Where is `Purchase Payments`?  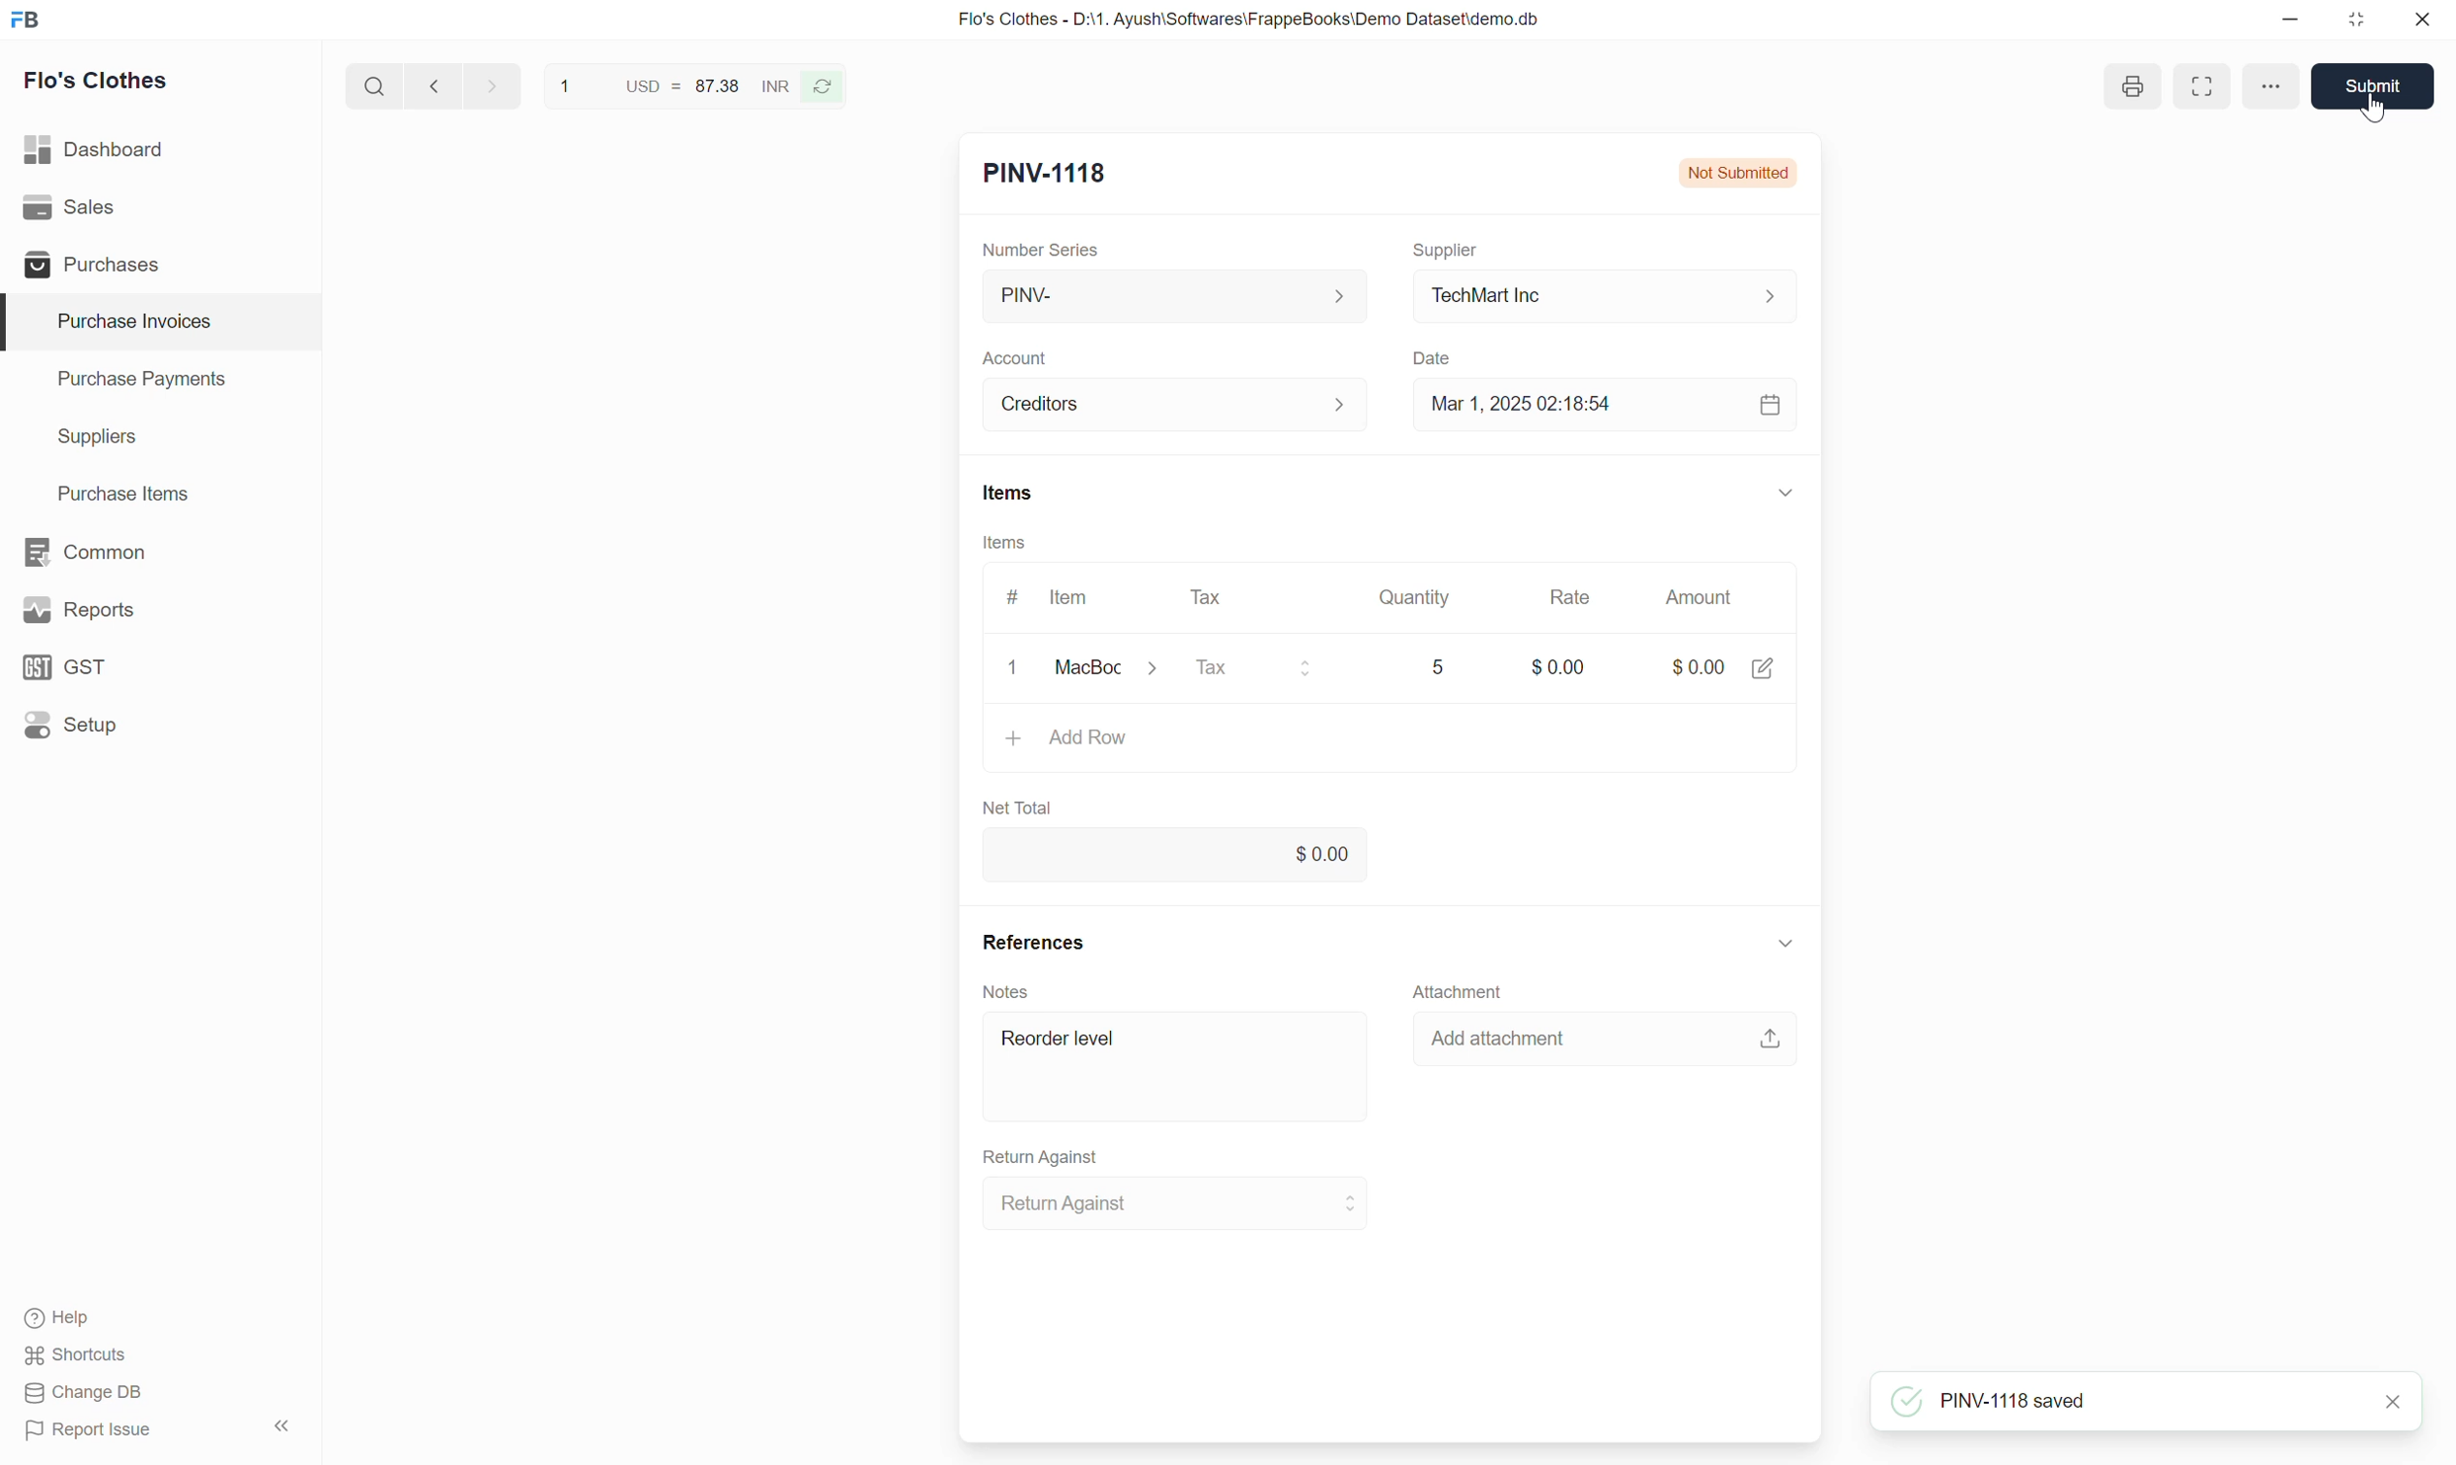 Purchase Payments is located at coordinates (161, 380).